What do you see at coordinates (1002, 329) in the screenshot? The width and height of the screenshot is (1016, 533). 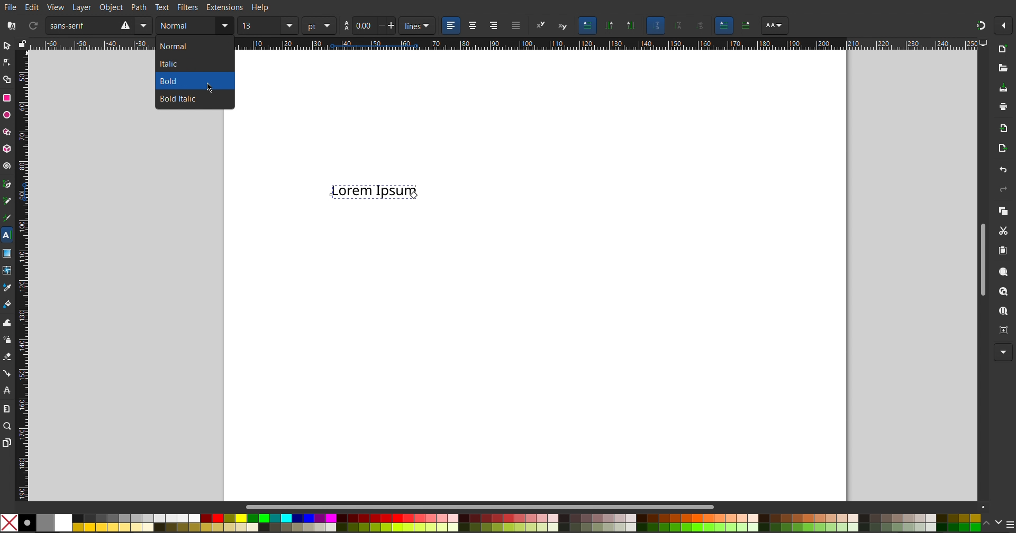 I see `Zoom Center Page` at bounding box center [1002, 329].